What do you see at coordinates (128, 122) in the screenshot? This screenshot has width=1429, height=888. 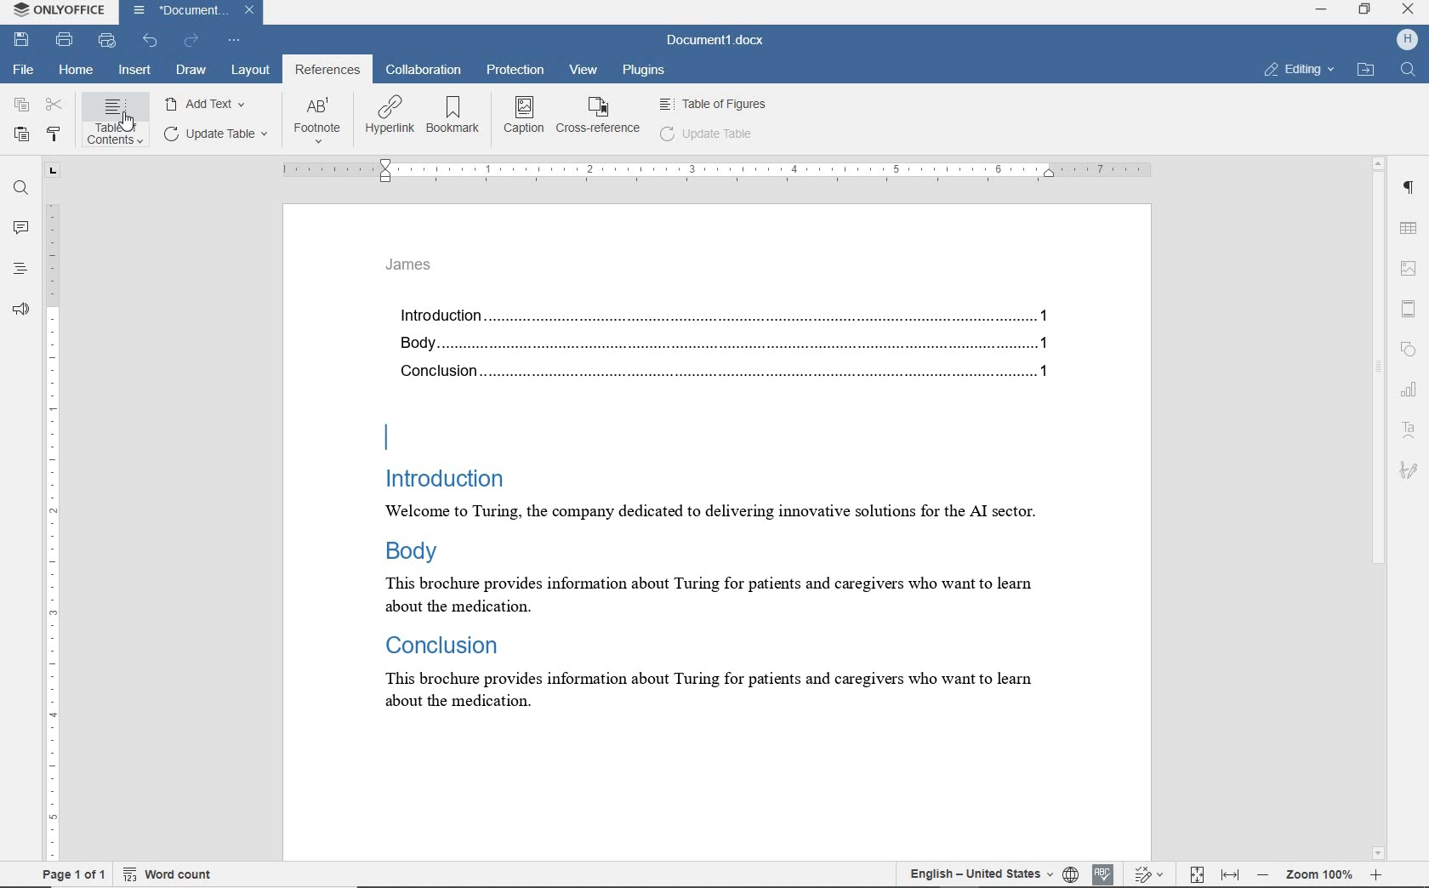 I see `cursor` at bounding box center [128, 122].